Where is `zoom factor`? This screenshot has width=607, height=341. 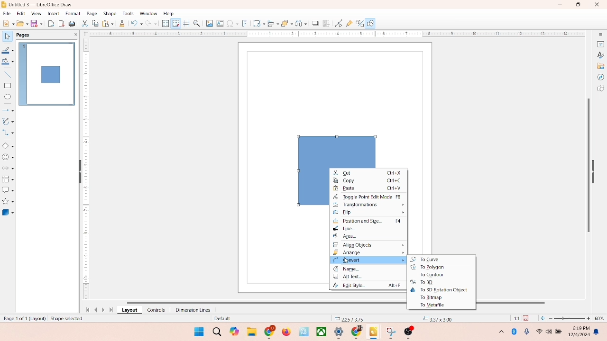
zoom factor is located at coordinates (570, 318).